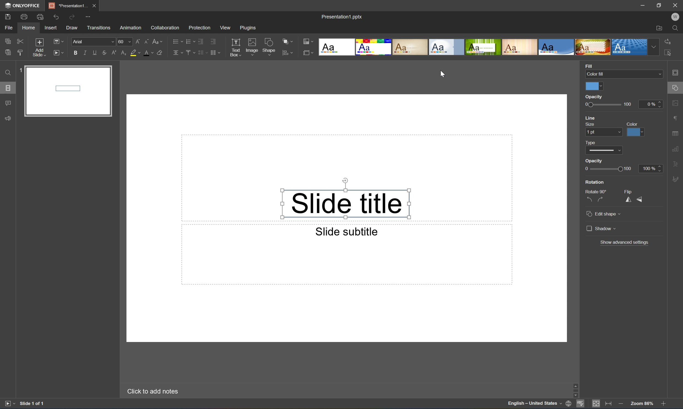 This screenshot has height=409, width=683. I want to click on Collaboration, so click(165, 28).